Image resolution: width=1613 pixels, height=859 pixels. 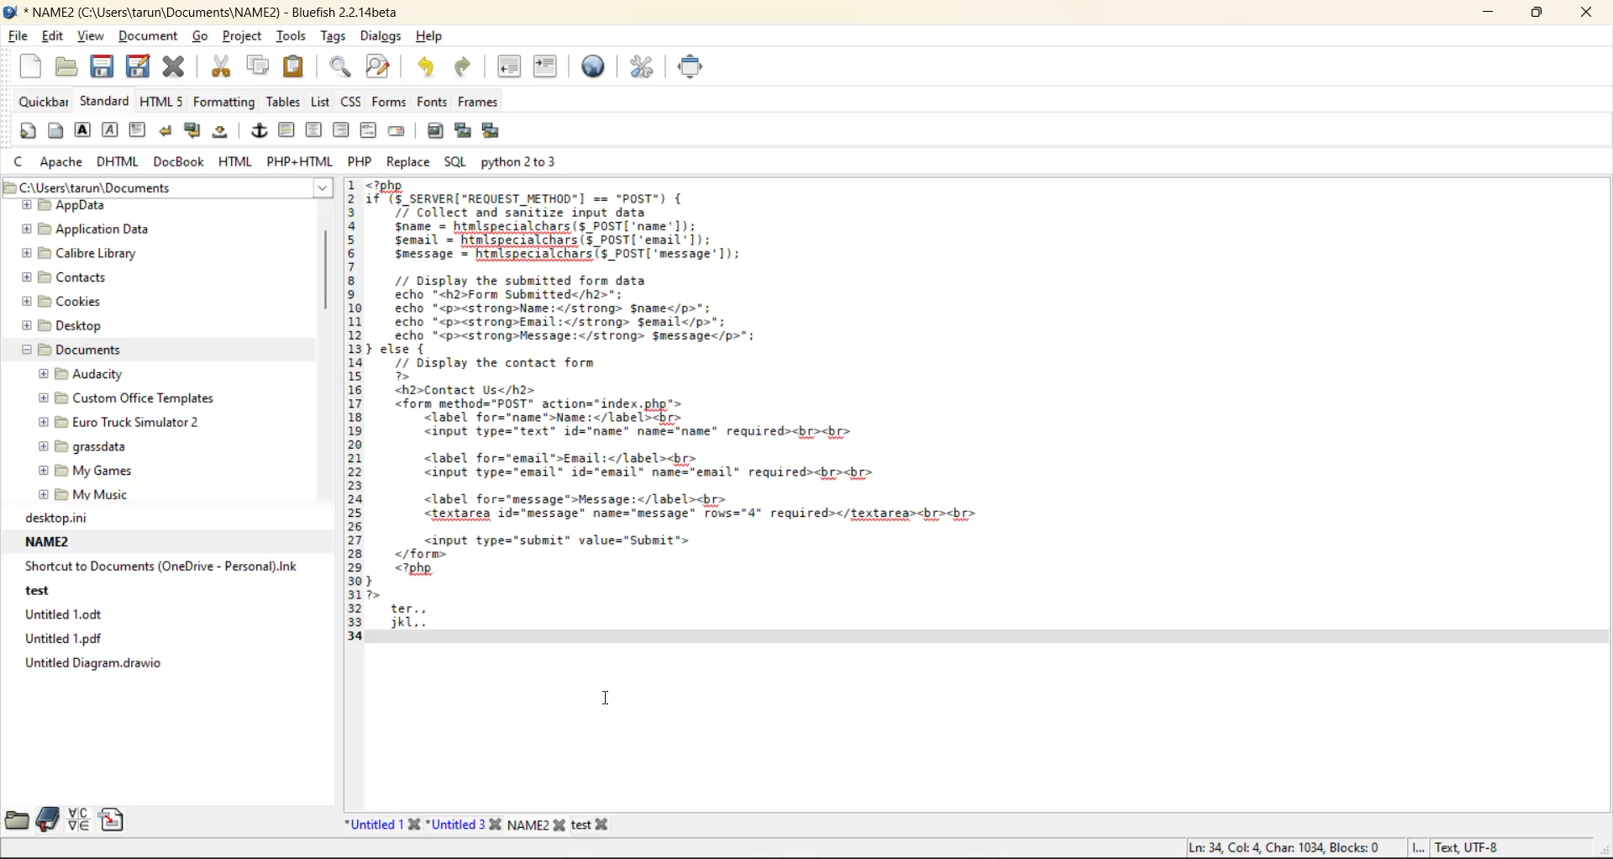 I want to click on quickstart, so click(x=25, y=131).